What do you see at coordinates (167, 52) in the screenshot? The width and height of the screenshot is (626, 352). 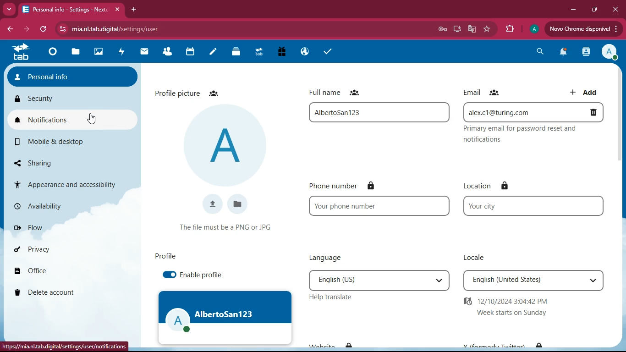 I see `friends` at bounding box center [167, 52].